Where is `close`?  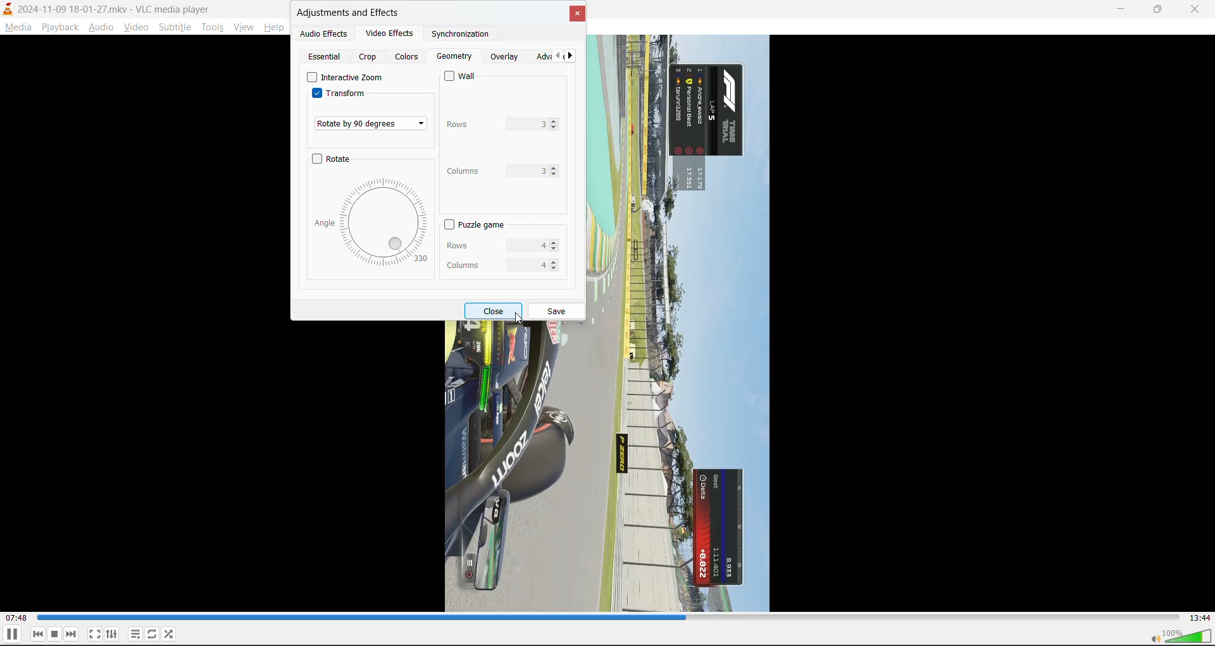
close is located at coordinates (1199, 8).